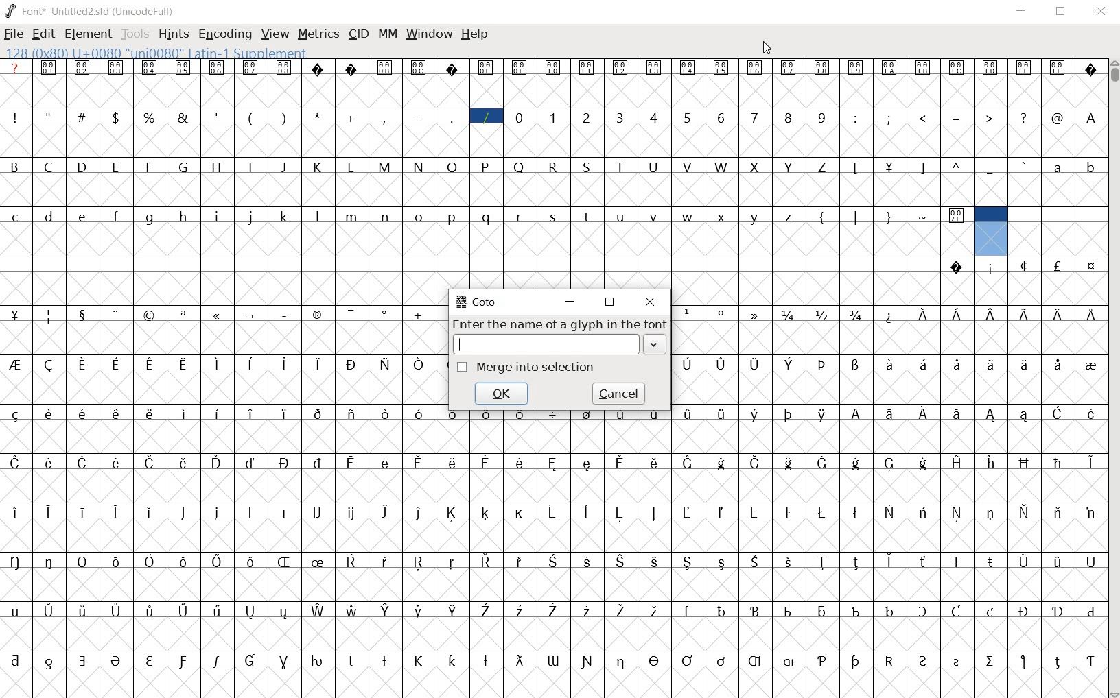  I want to click on Symbol, so click(47, 610).